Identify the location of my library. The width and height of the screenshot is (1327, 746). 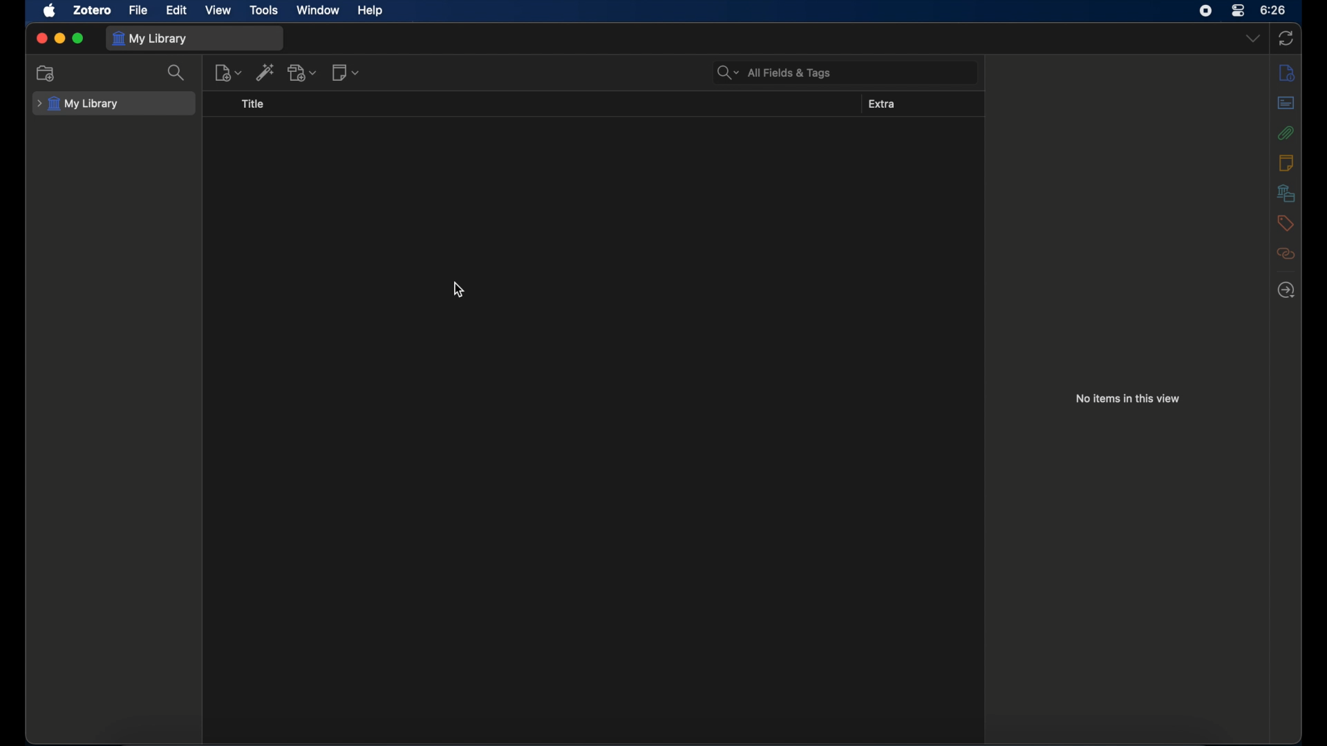
(152, 39).